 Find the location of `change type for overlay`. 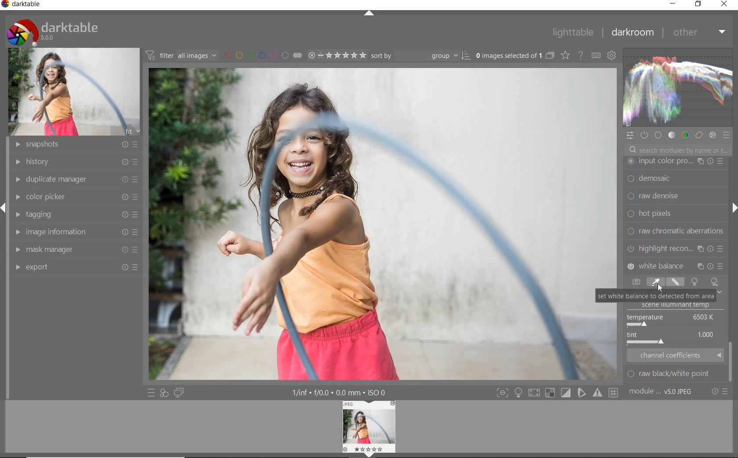

change type for overlay is located at coordinates (566, 55).